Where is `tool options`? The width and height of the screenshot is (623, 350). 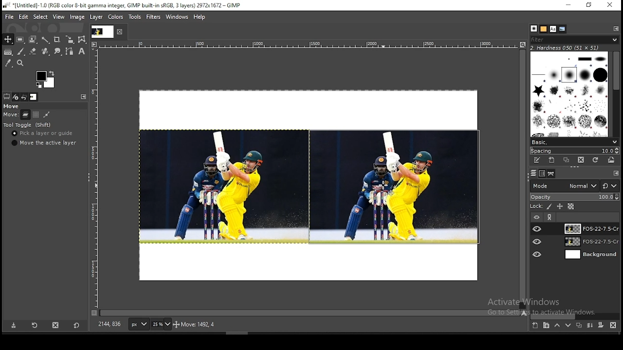
tool options is located at coordinates (7, 96).